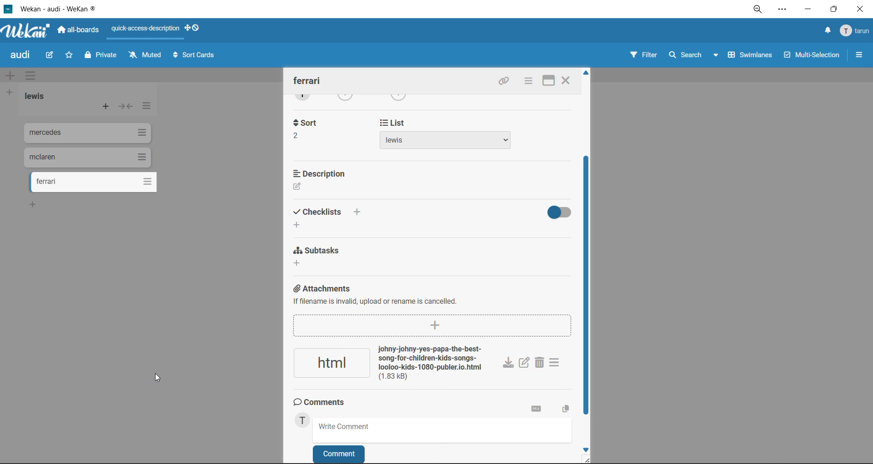 The width and height of the screenshot is (873, 464). I want to click on sort cards, so click(194, 57).